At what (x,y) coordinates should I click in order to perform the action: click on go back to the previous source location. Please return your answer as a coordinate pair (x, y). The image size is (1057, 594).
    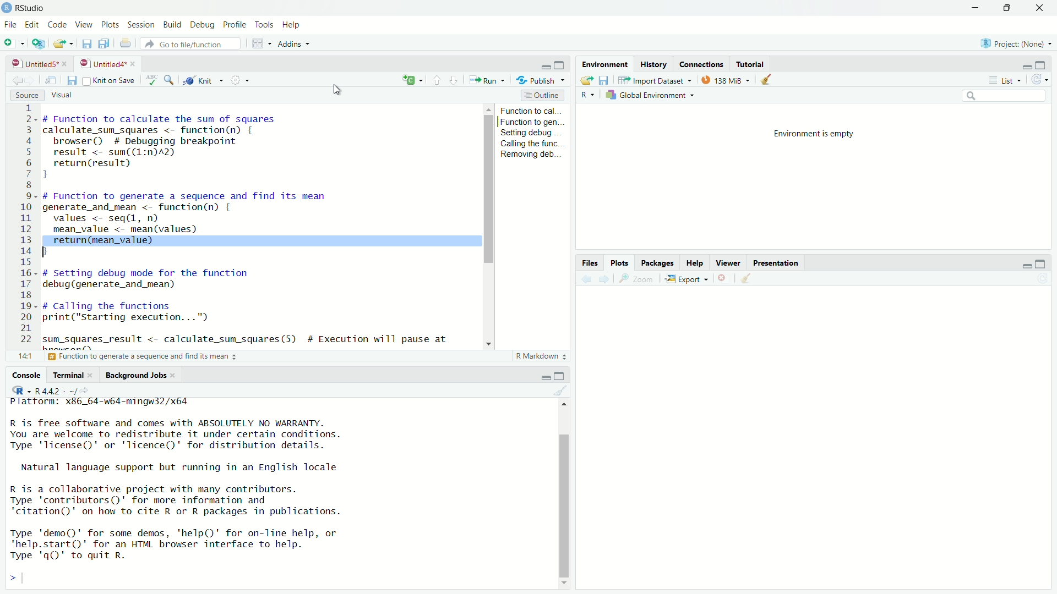
    Looking at the image, I should click on (12, 80).